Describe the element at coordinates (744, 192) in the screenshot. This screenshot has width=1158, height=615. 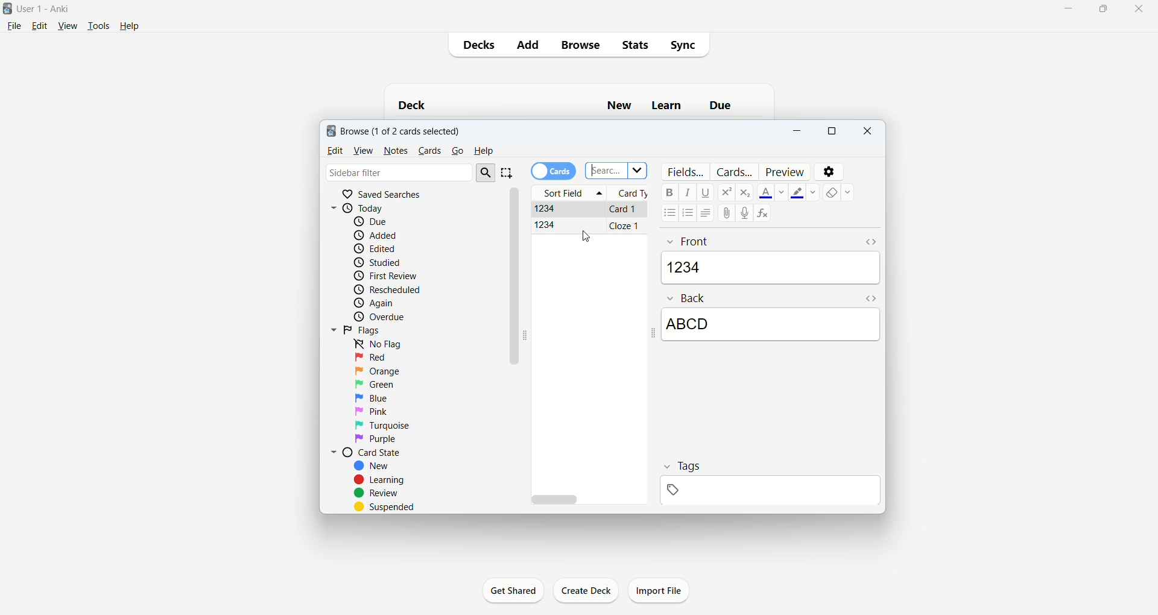
I see `subscript` at that location.